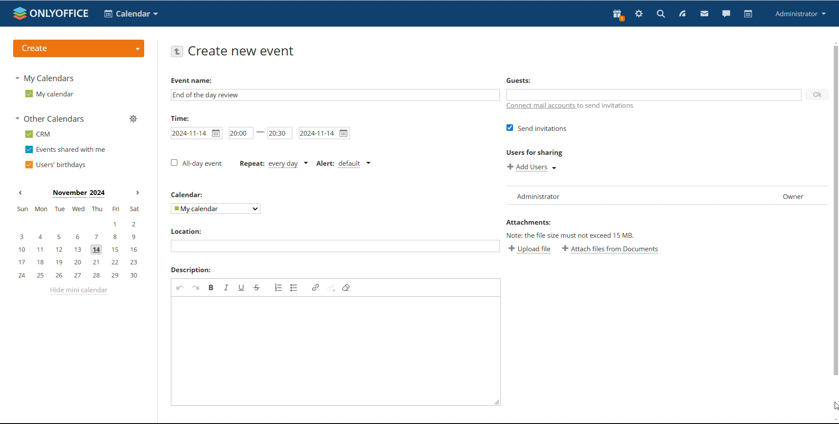 This screenshot has width=839, height=424. I want to click on 10, 11, 12, 13, 14, 15, 16, so click(80, 250).